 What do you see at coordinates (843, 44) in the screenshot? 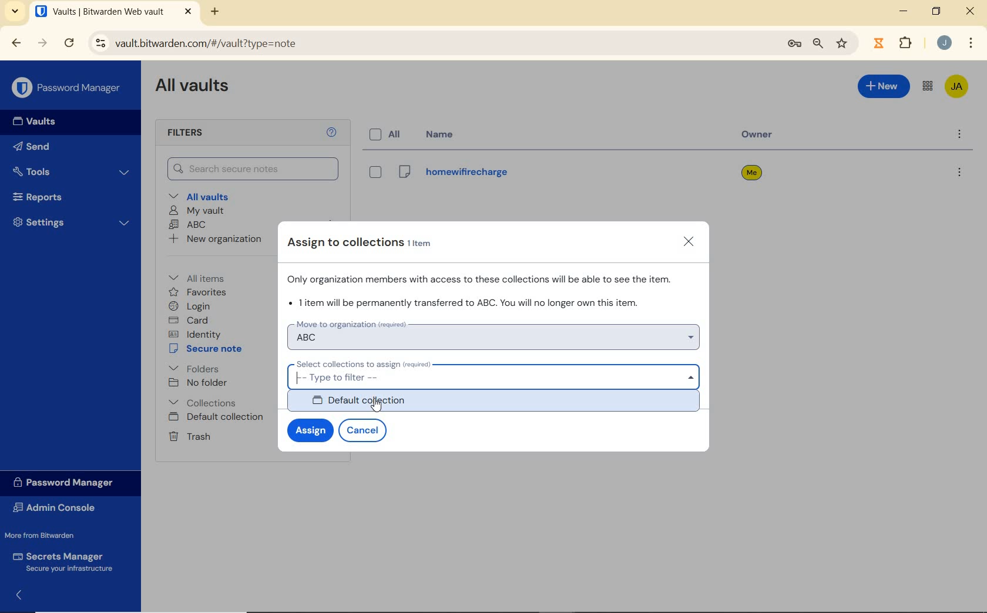
I see `bookmark` at bounding box center [843, 44].